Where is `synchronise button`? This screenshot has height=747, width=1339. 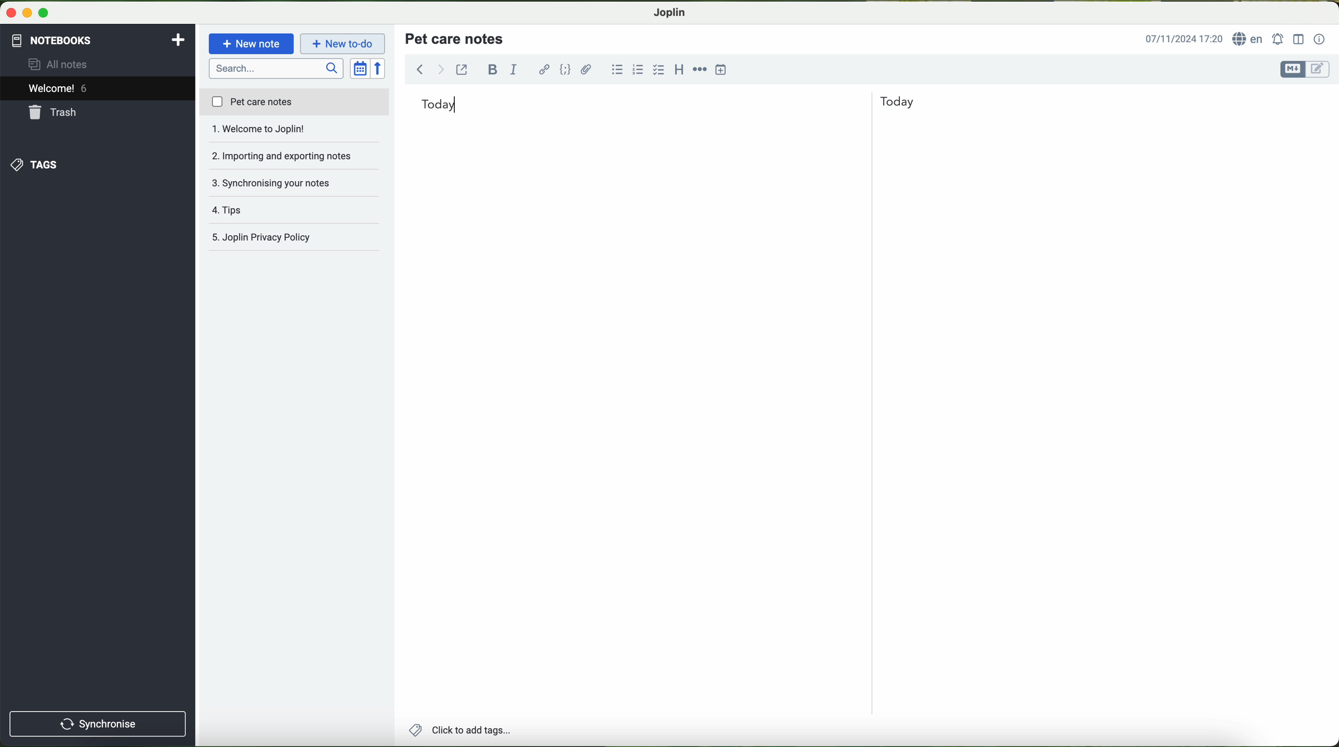
synchronise button is located at coordinates (98, 724).